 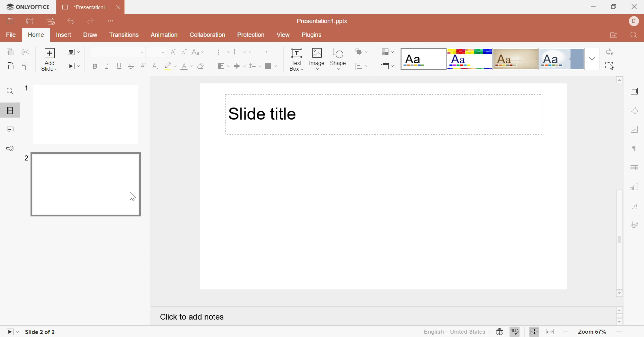 What do you see at coordinates (550, 332) in the screenshot?
I see `Fit to width` at bounding box center [550, 332].